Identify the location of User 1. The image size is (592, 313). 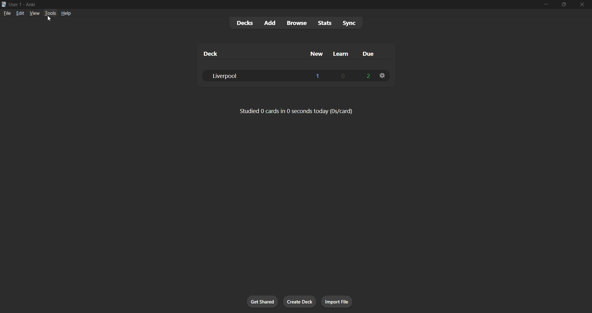
(15, 4).